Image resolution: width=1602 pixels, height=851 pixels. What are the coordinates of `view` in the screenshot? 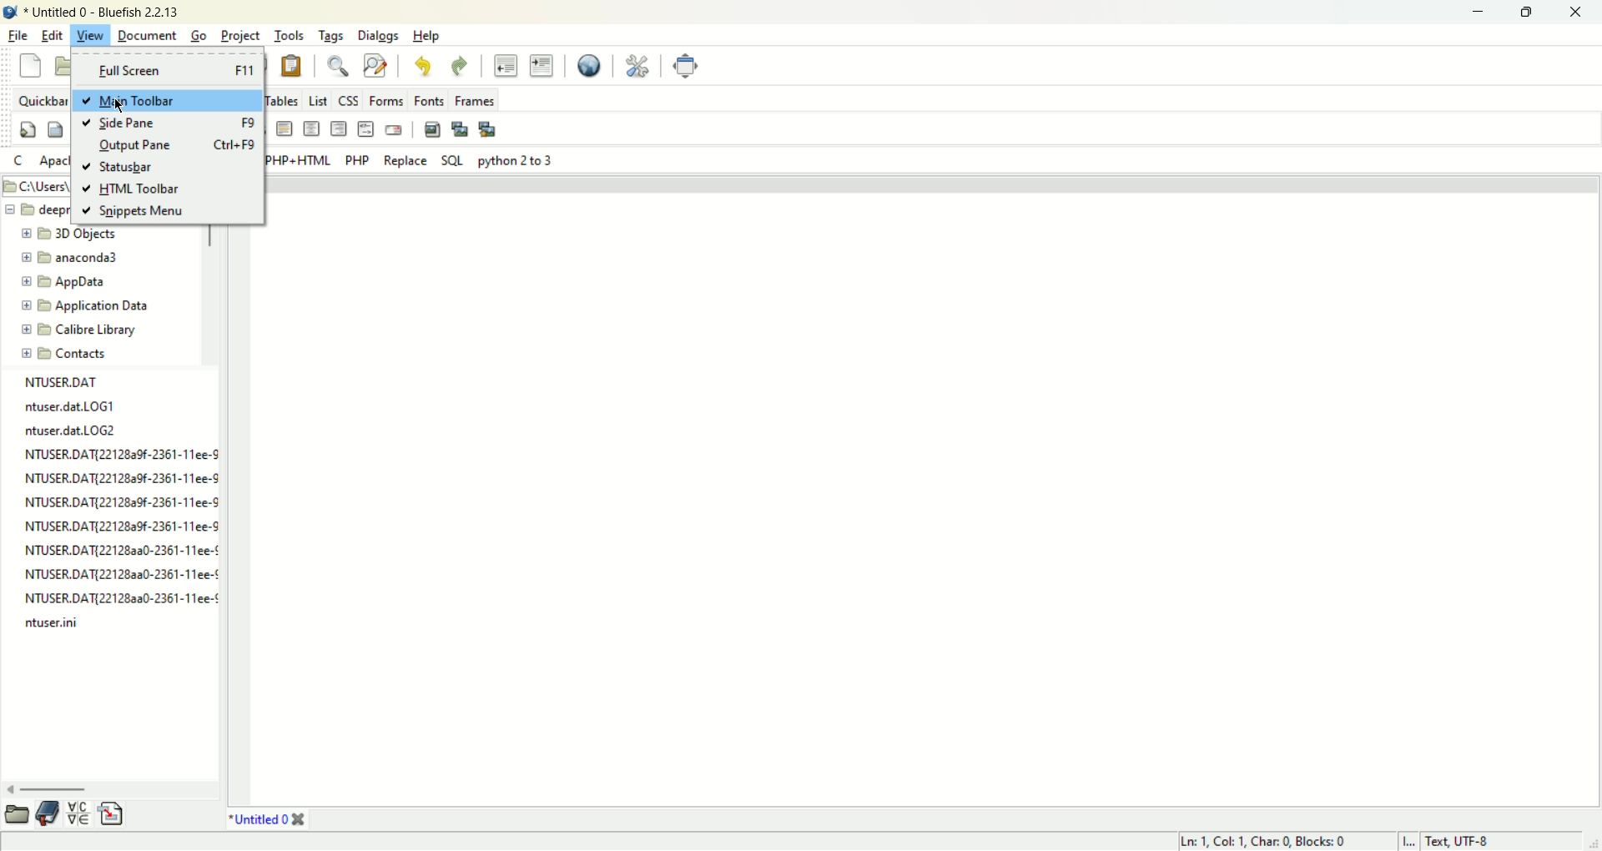 It's located at (88, 36).